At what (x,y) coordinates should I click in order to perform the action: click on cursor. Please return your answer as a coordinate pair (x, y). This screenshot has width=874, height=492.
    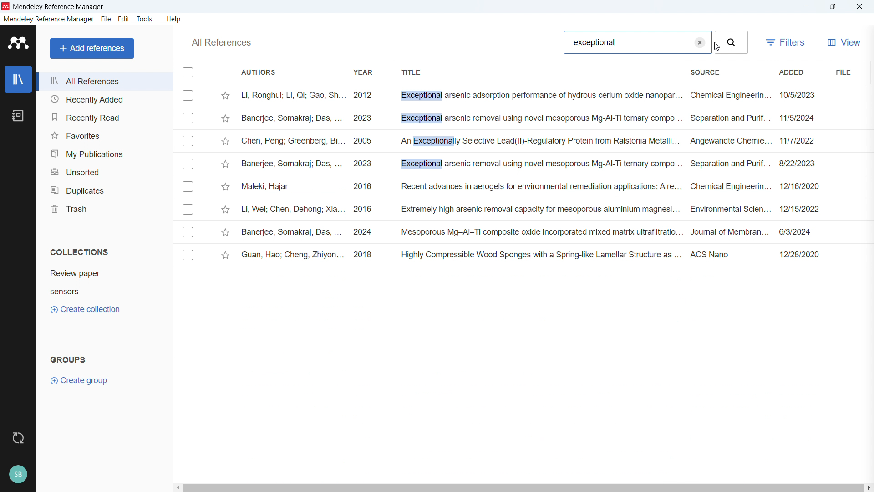
    Looking at the image, I should click on (716, 47).